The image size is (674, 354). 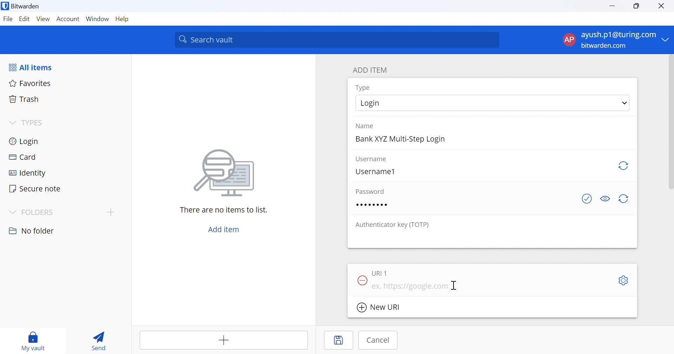 I want to click on Remove, so click(x=361, y=280).